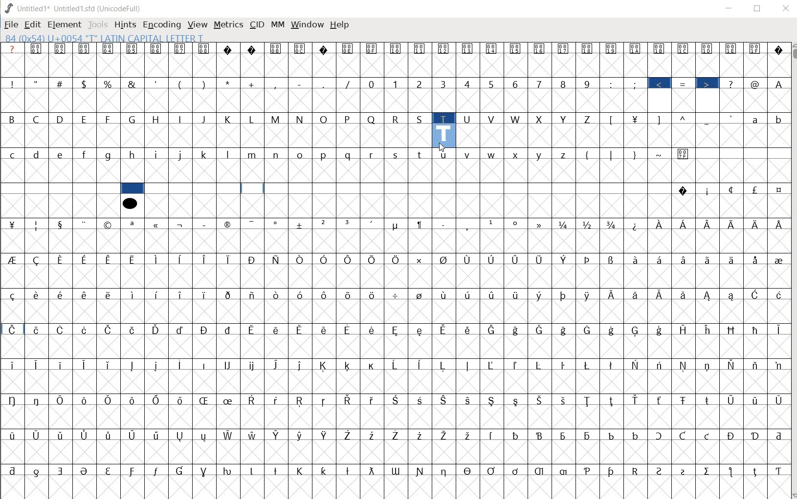  Describe the element at coordinates (756, 471) in the screenshot. I see `Symbol` at that location.